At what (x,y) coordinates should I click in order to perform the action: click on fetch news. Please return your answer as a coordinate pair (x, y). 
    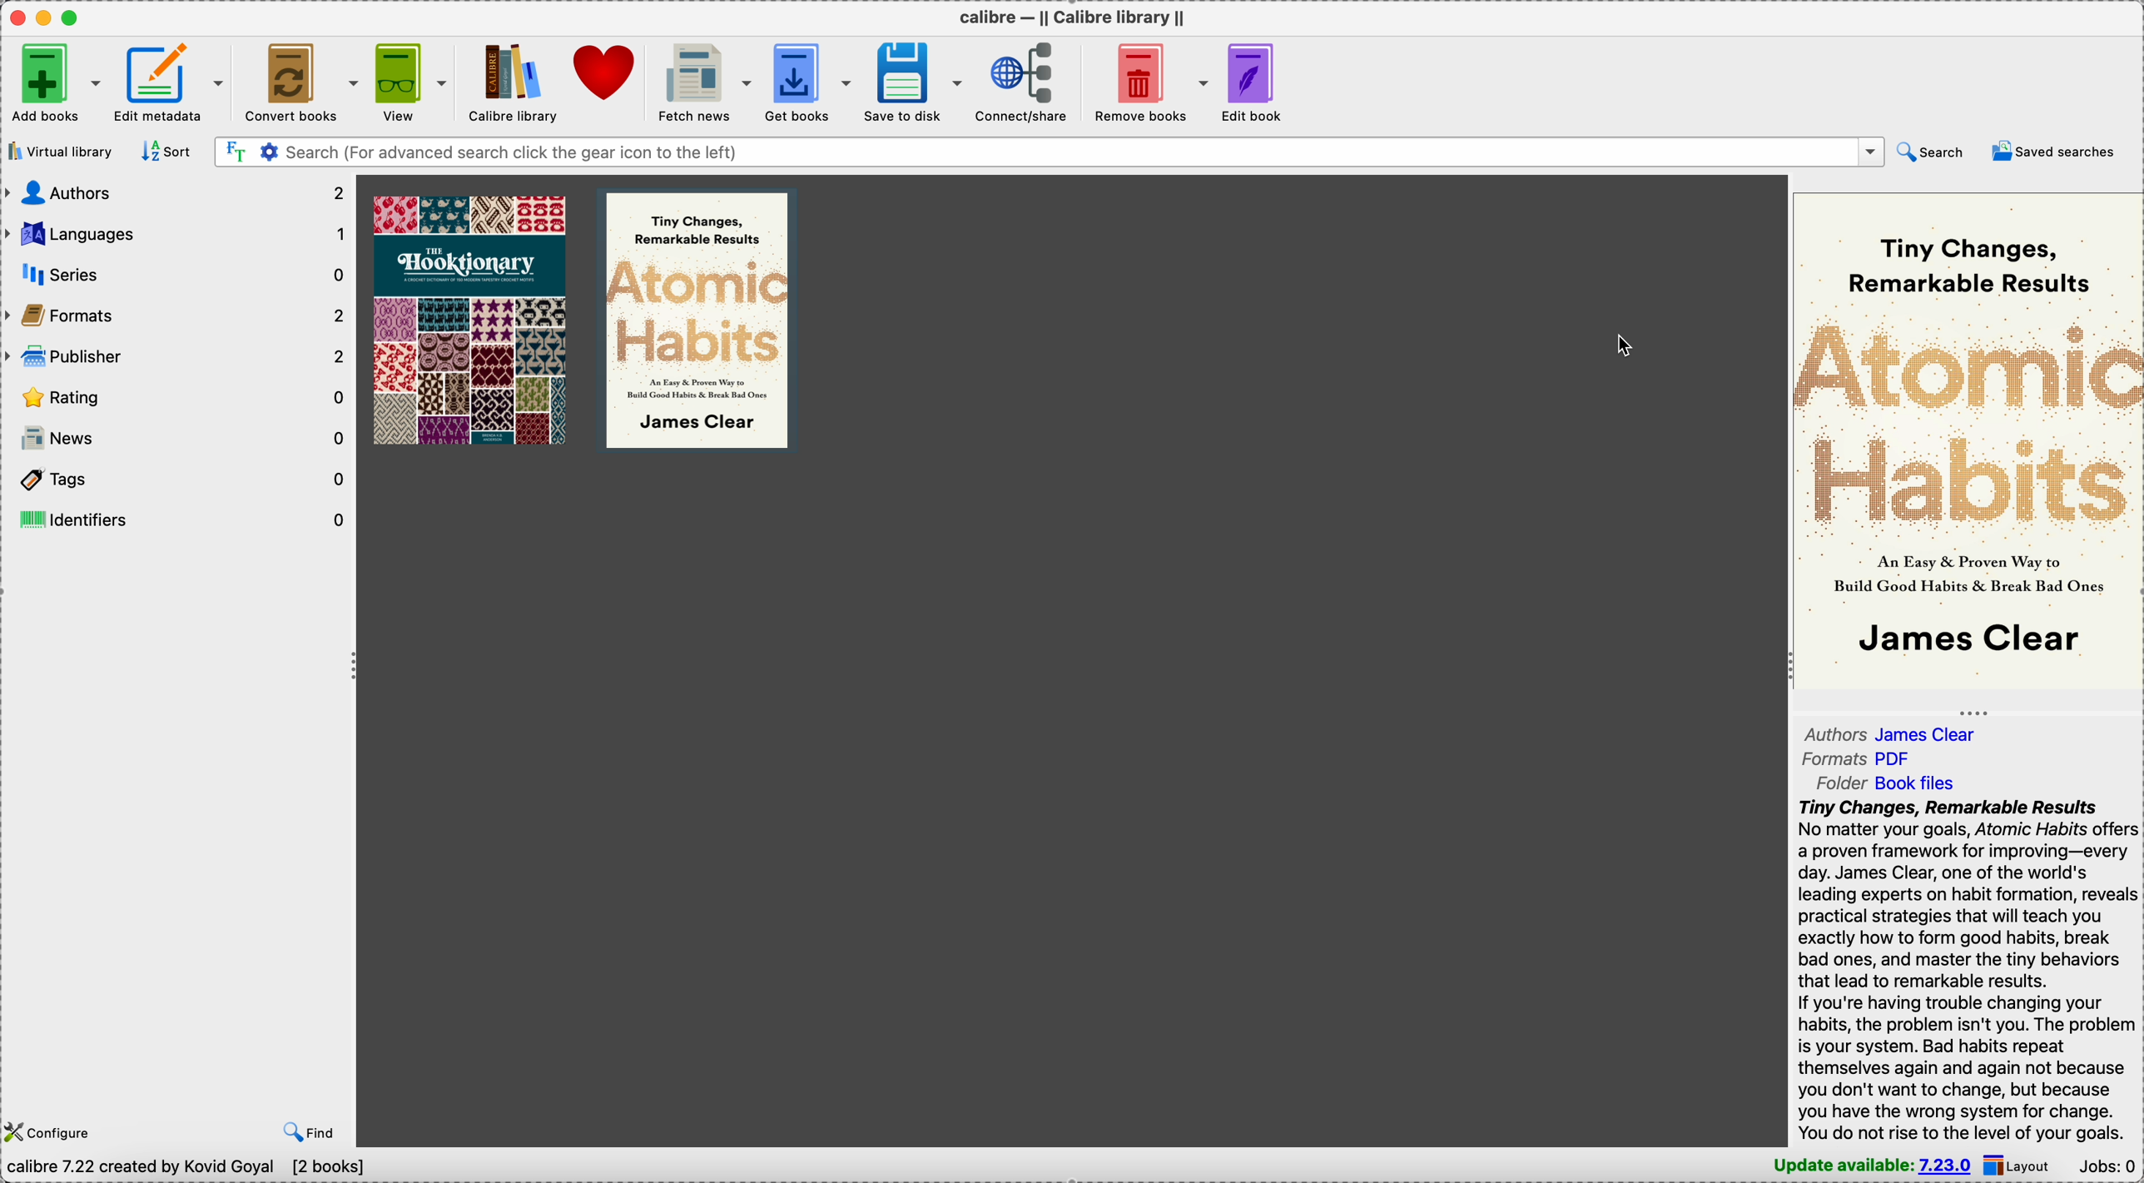
    Looking at the image, I should click on (703, 82).